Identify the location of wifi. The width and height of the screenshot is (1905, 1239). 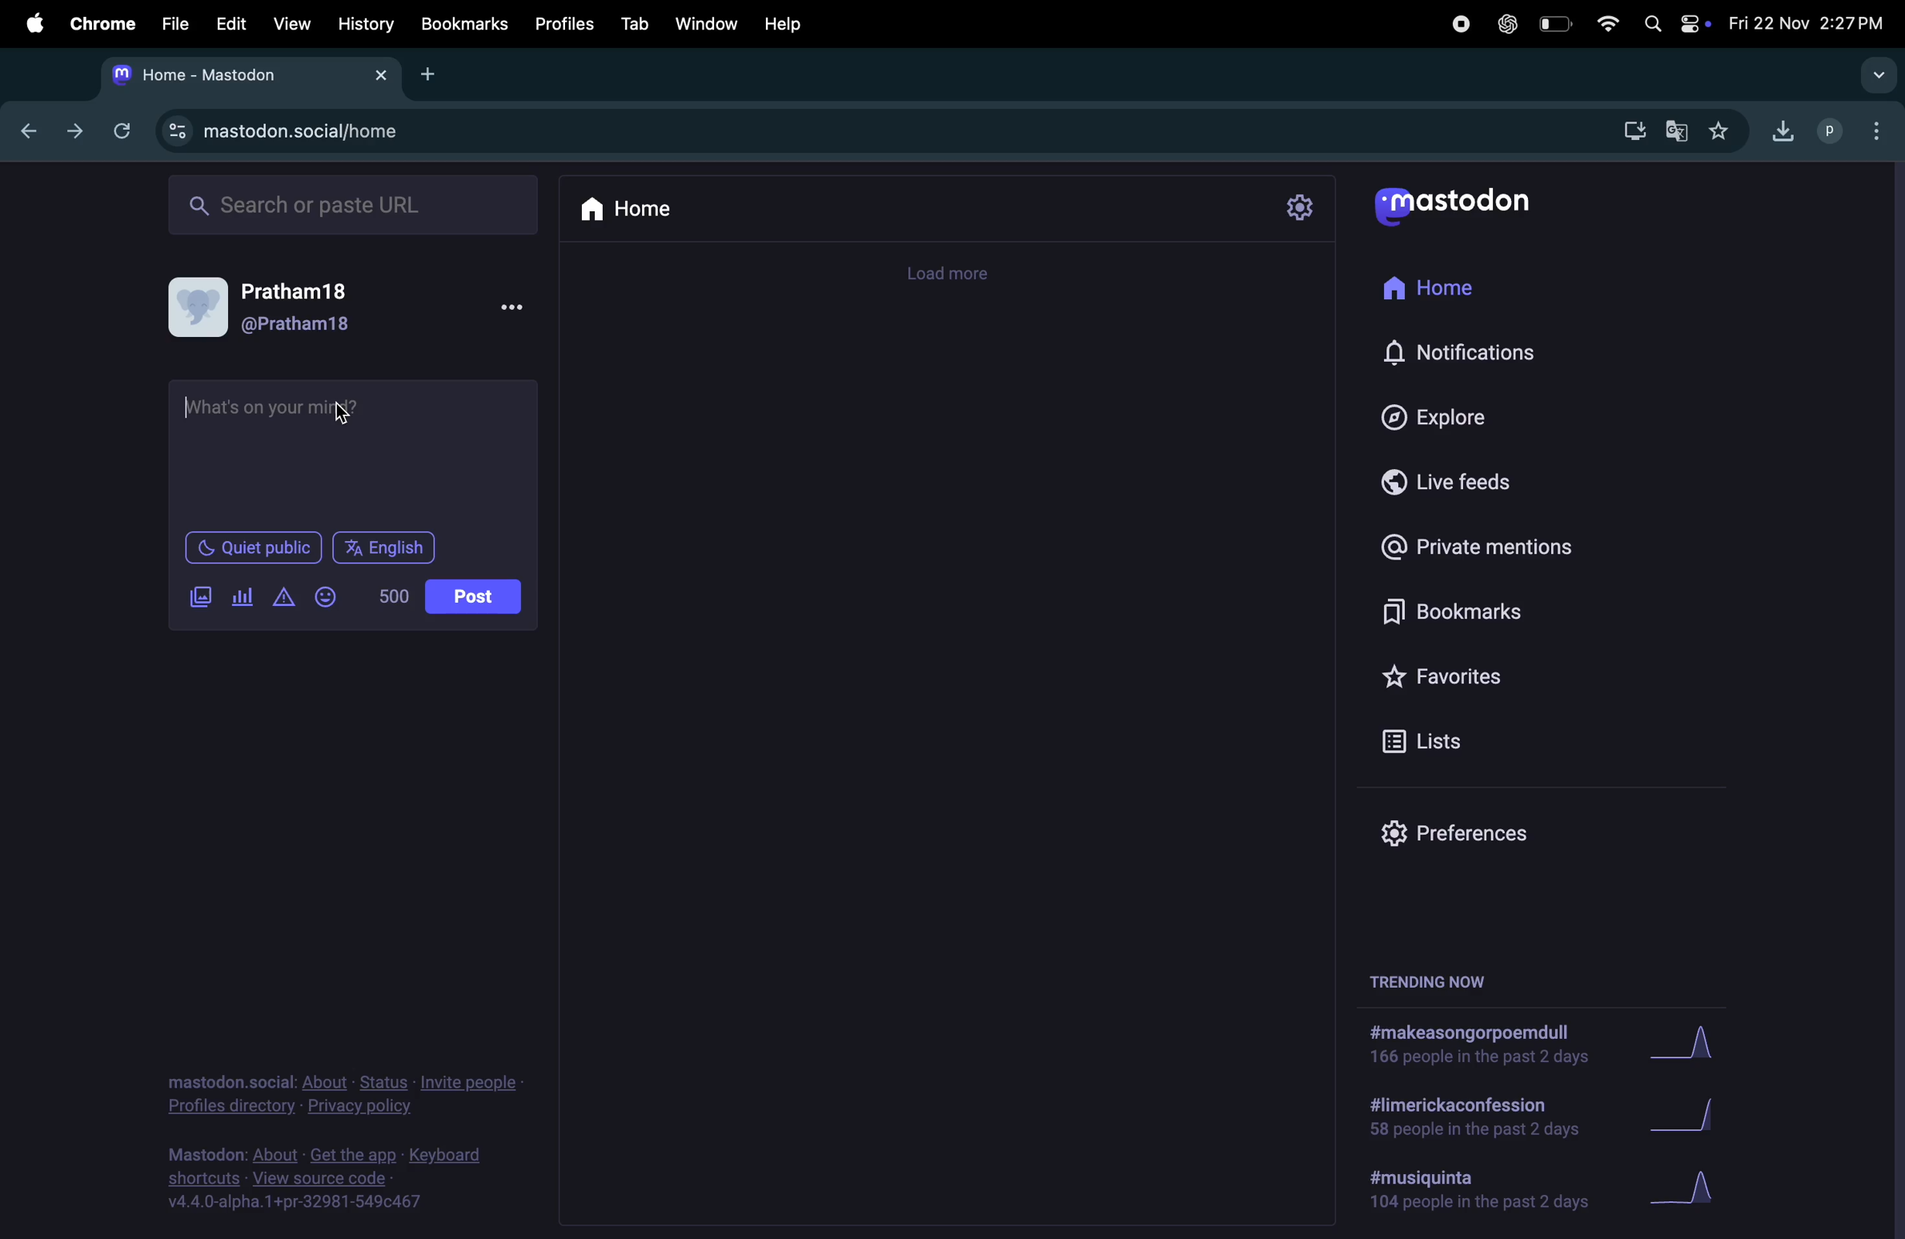
(1609, 25).